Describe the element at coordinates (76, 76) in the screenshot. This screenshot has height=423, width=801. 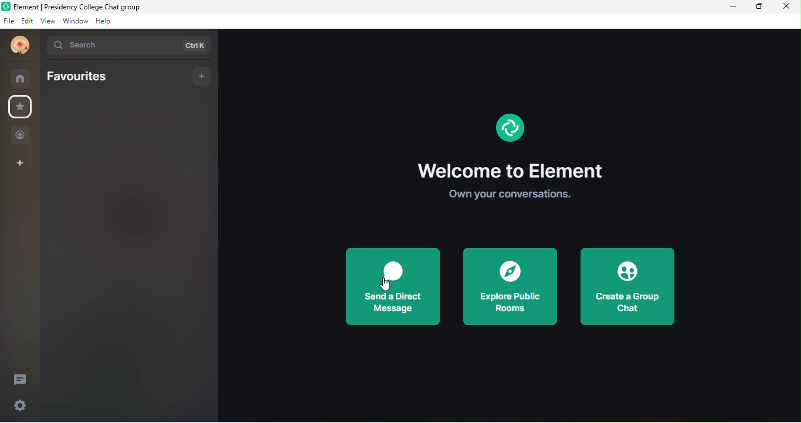
I see `favourites` at that location.